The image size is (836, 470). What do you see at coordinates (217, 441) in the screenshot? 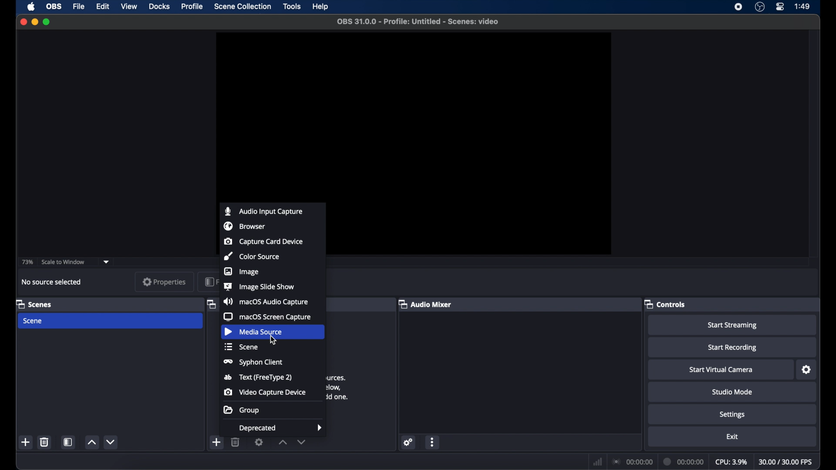
I see `add` at bounding box center [217, 441].